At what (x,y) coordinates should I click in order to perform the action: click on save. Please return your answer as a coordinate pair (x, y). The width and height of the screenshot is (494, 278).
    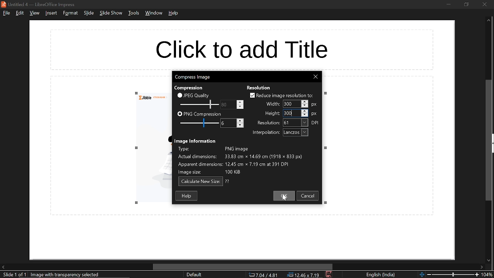
    Looking at the image, I should click on (329, 275).